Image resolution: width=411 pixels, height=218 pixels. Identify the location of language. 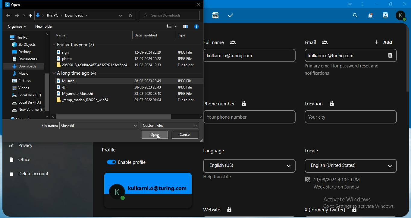
(249, 163).